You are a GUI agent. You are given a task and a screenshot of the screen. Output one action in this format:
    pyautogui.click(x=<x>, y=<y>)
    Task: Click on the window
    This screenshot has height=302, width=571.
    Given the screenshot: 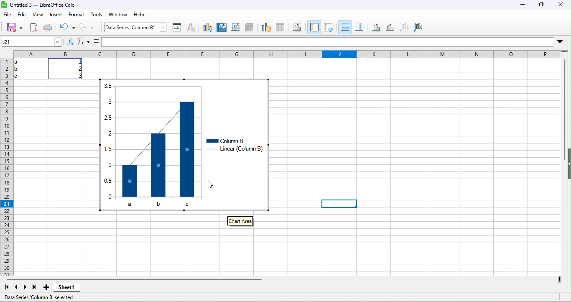 What is the action you would take?
    pyautogui.click(x=120, y=15)
    